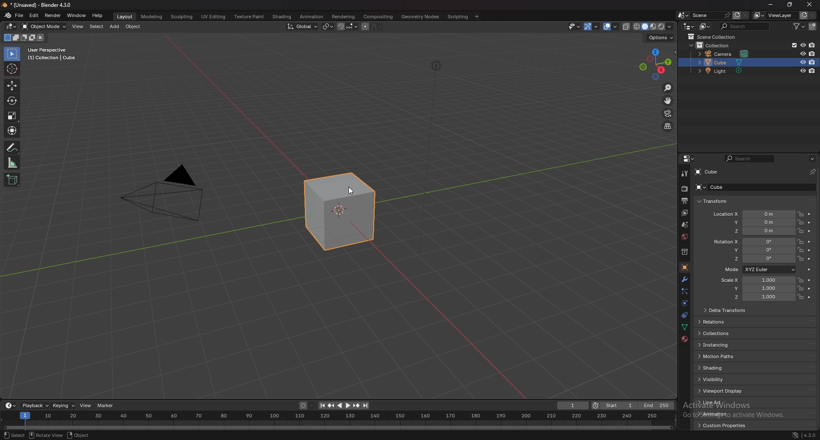 The image size is (820, 440). Describe the element at coordinates (126, 17) in the screenshot. I see `layout` at that location.